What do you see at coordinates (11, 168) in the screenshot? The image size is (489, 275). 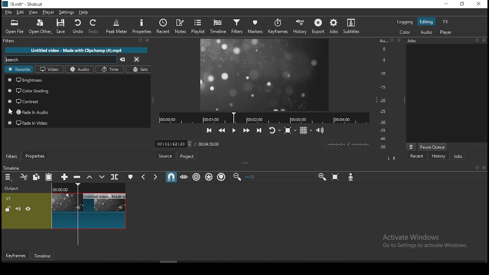 I see `Timeline` at bounding box center [11, 168].